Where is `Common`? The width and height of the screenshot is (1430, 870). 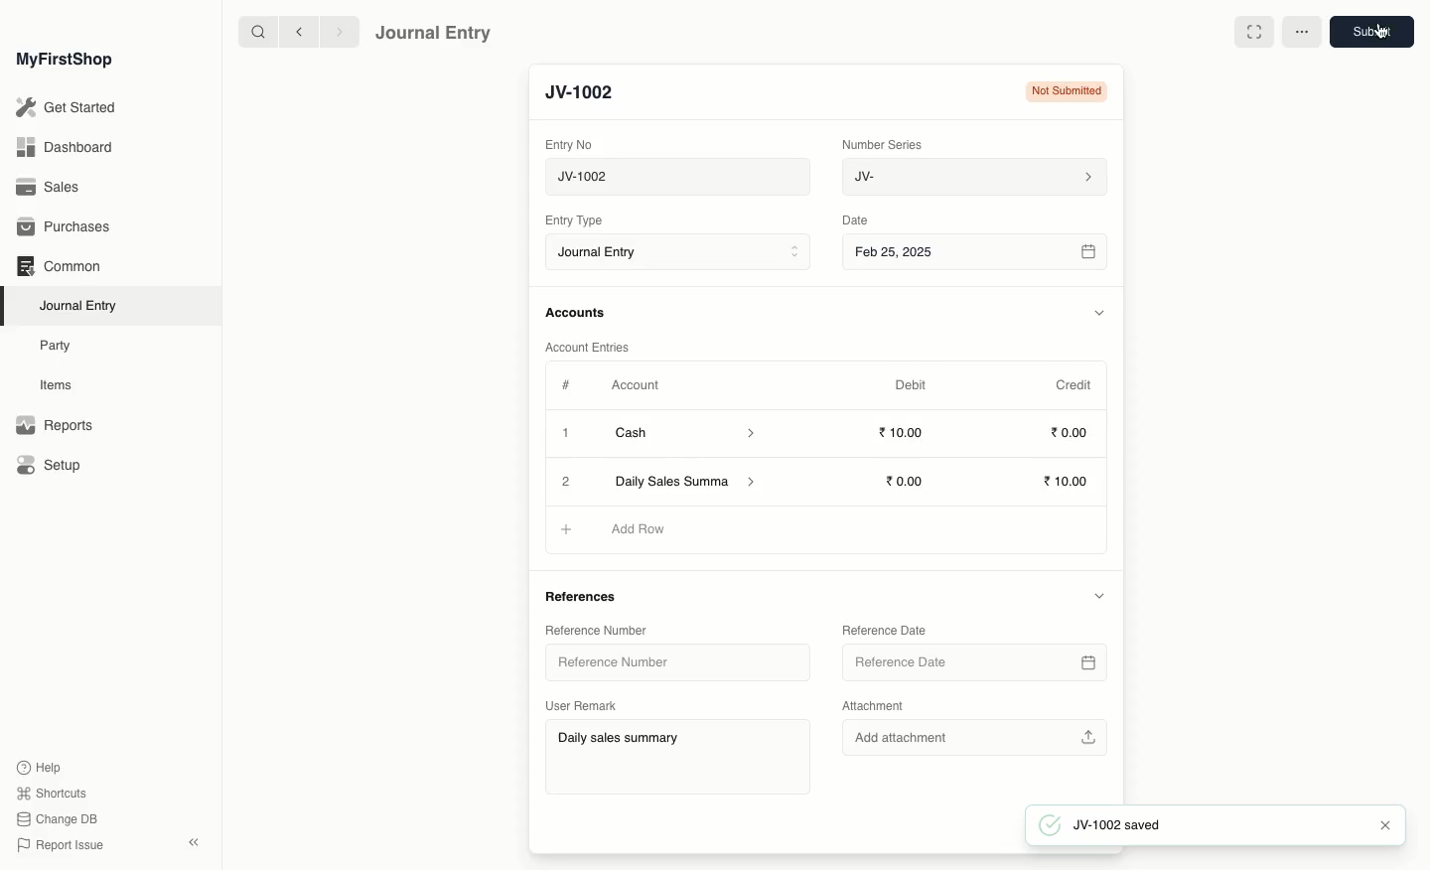 Common is located at coordinates (58, 266).